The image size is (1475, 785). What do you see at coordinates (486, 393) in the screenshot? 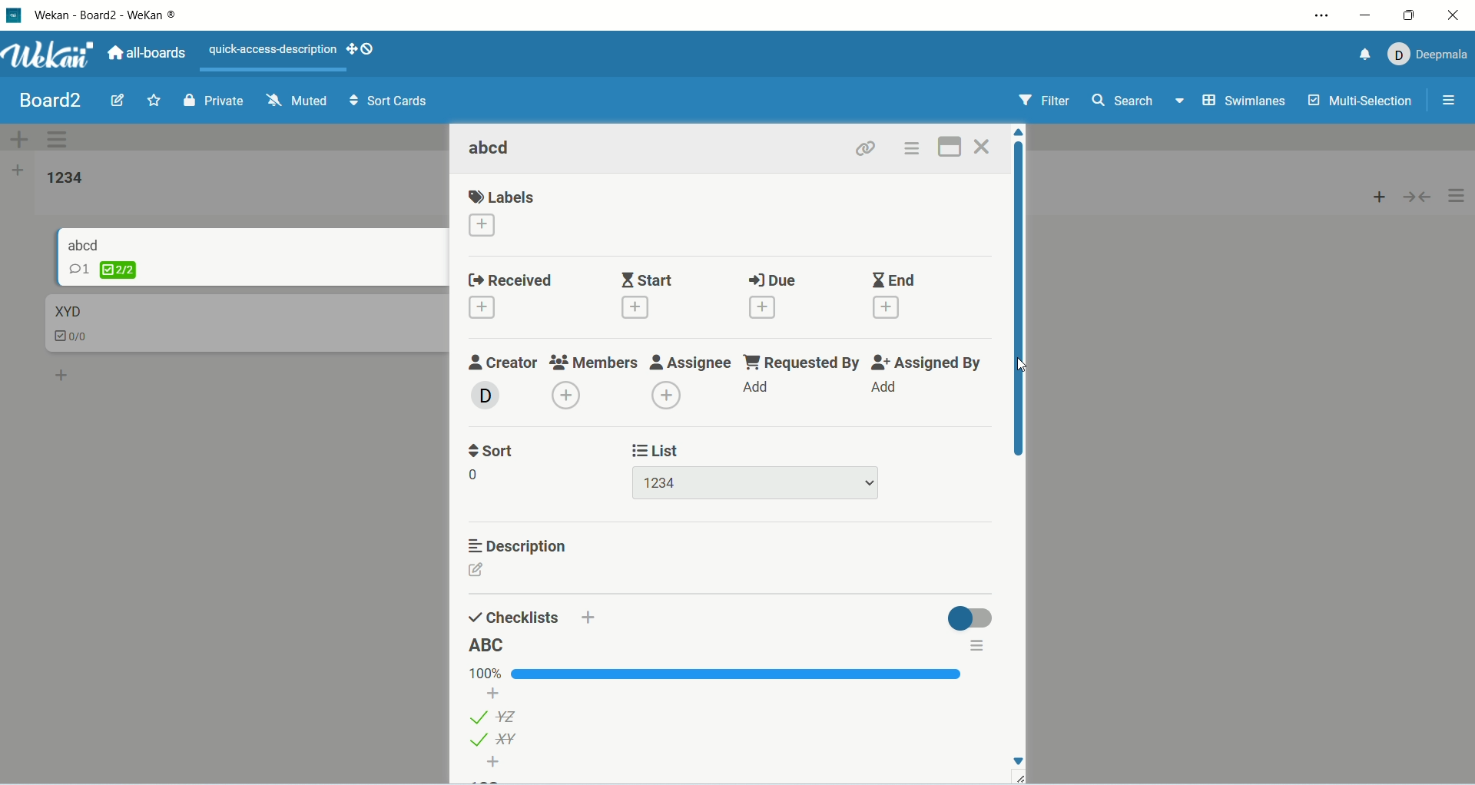
I see `add` at bounding box center [486, 393].